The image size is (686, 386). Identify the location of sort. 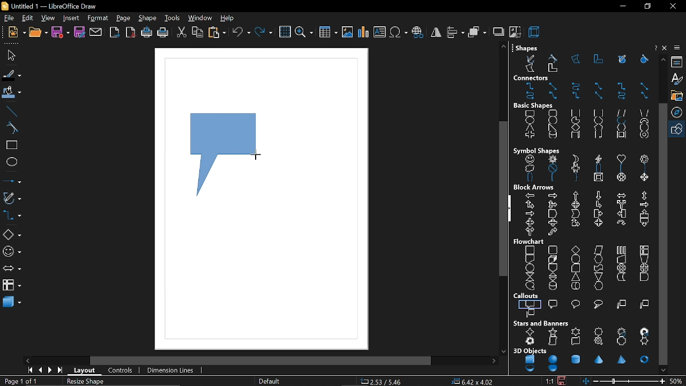
(552, 277).